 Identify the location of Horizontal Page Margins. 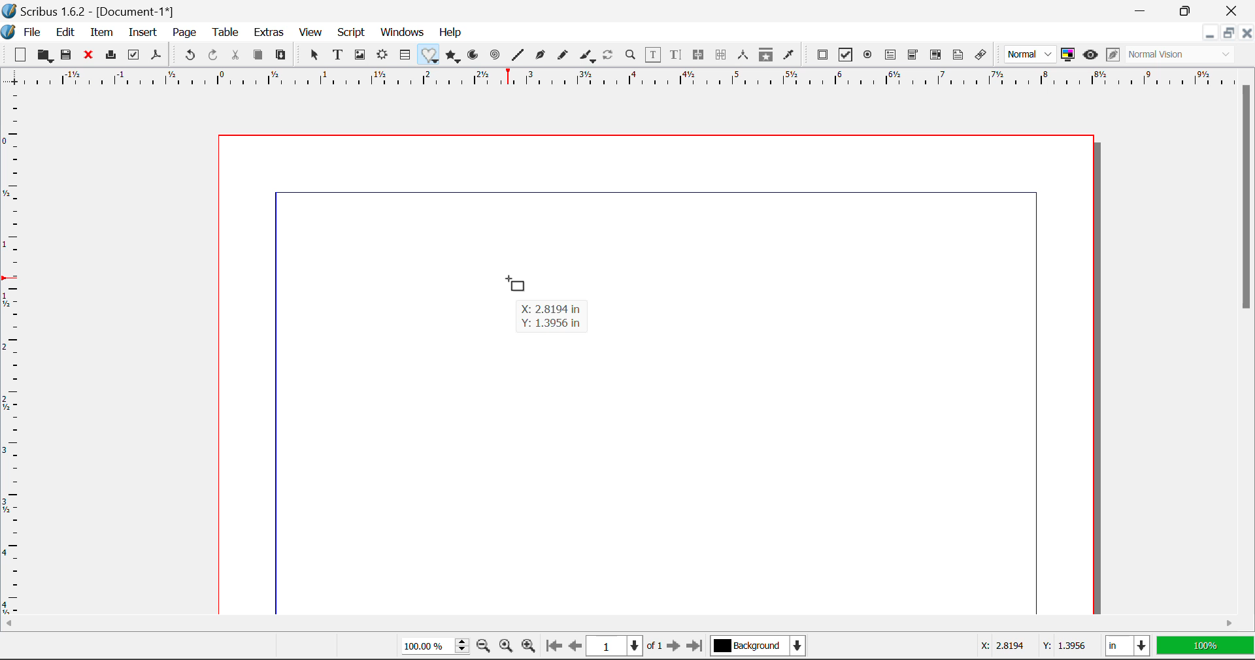
(12, 355).